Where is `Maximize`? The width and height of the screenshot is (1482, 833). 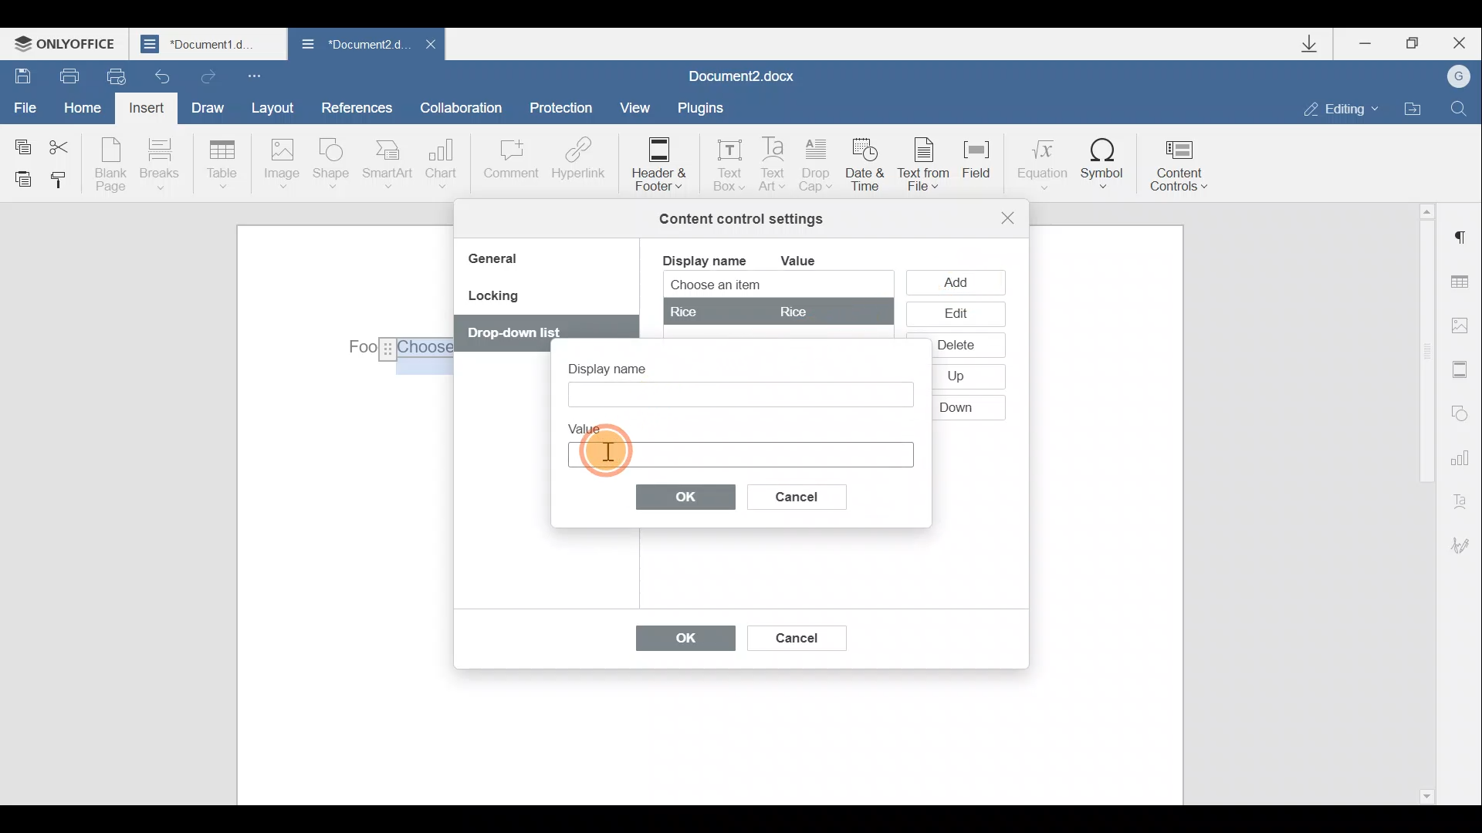 Maximize is located at coordinates (1413, 44).